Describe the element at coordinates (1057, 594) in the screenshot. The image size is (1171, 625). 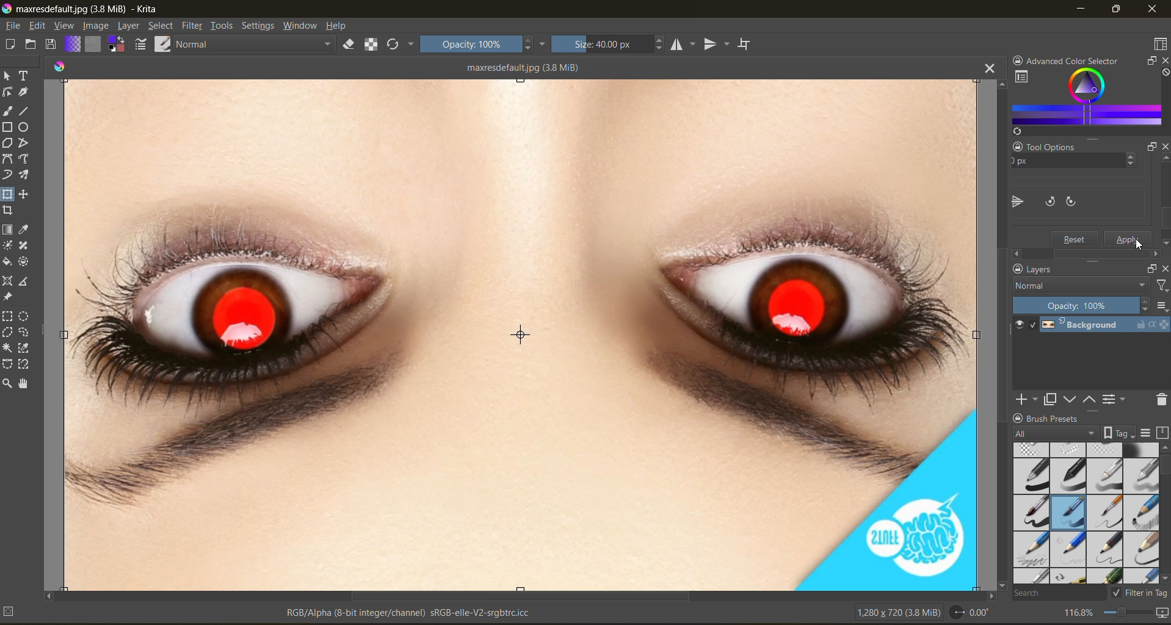
I see `search` at that location.